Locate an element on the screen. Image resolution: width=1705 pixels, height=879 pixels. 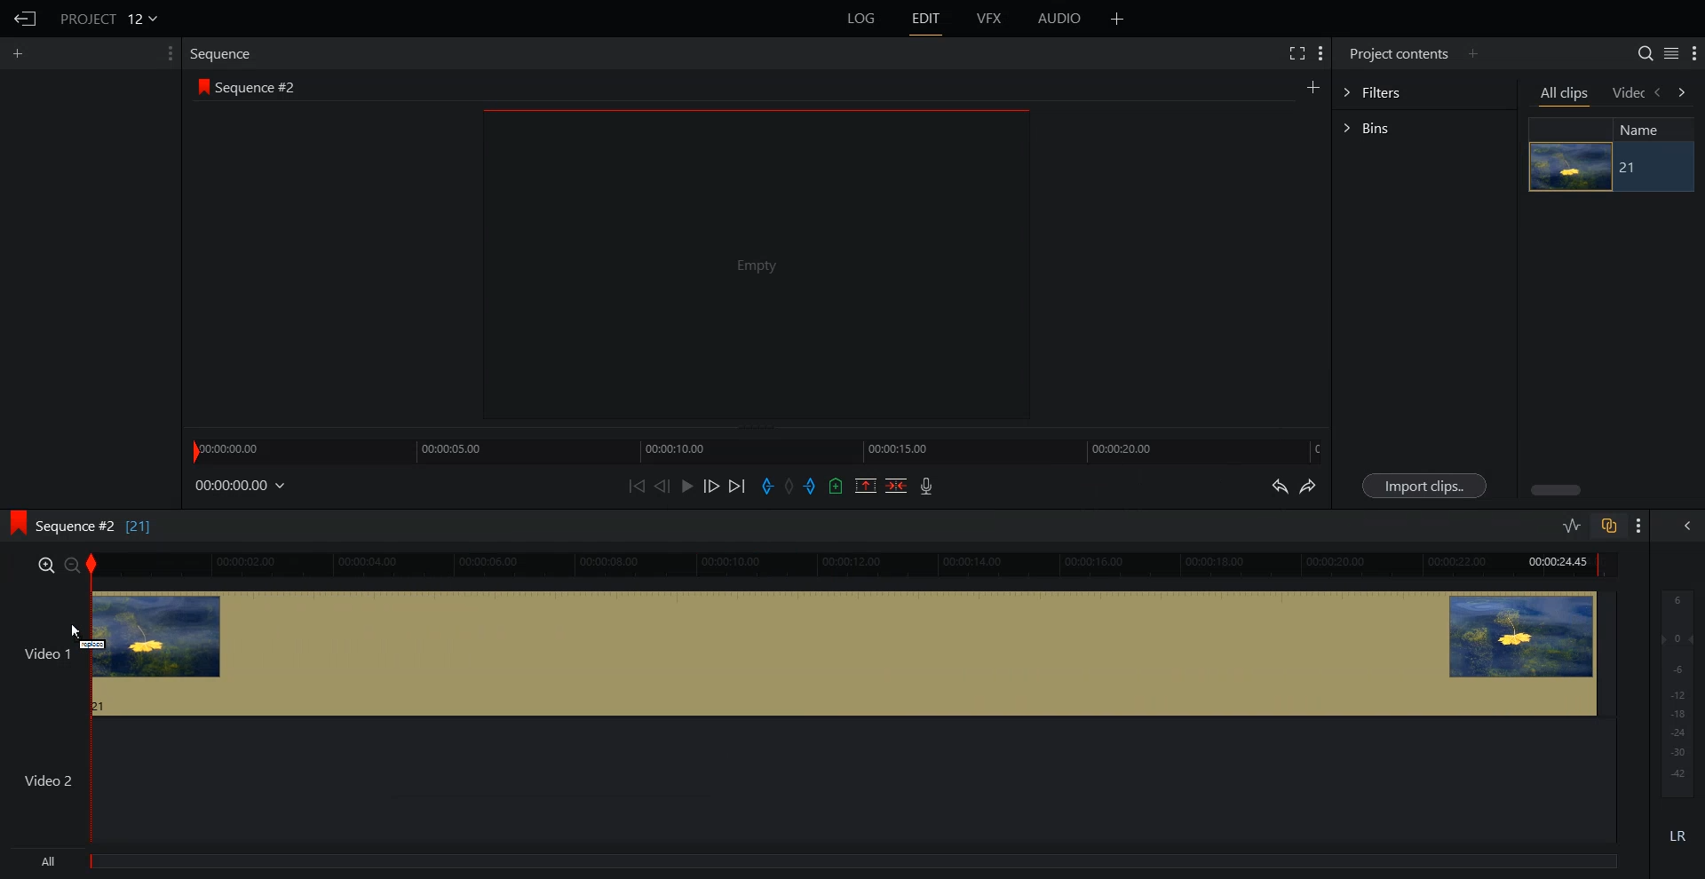
Add Cue in the current video is located at coordinates (837, 485).